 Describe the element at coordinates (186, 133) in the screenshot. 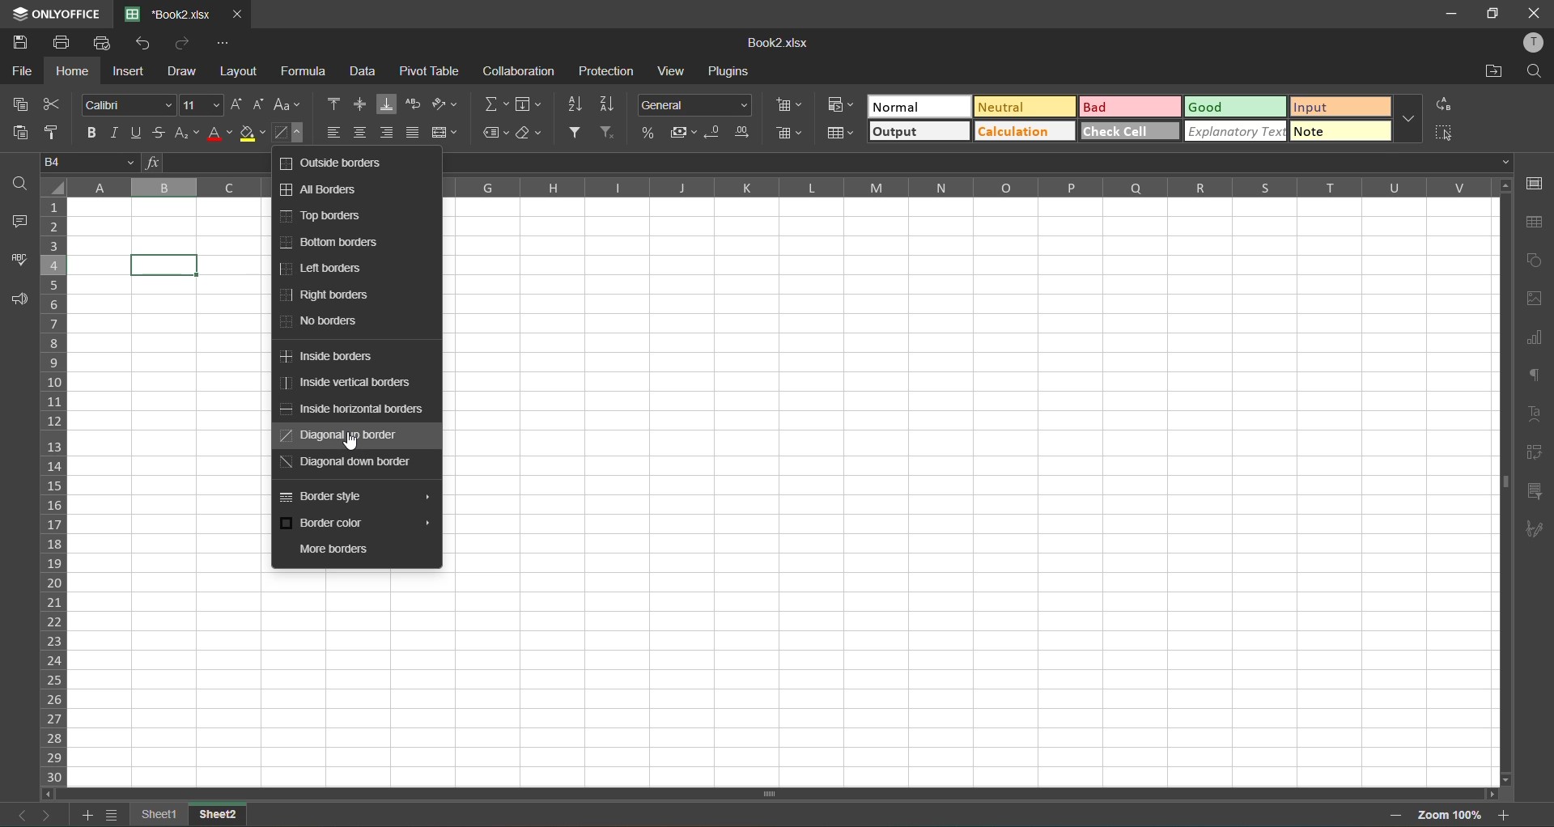

I see `sub/superscripts` at that location.